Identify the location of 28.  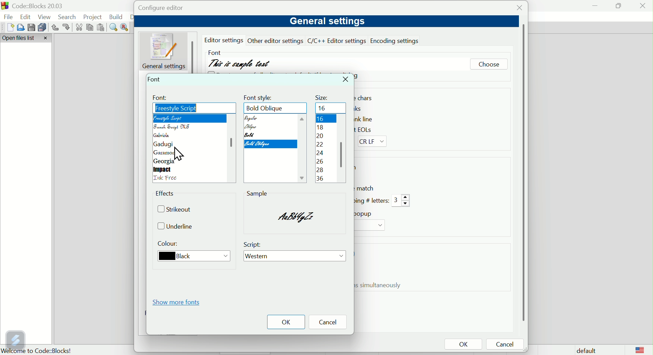
(320, 170).